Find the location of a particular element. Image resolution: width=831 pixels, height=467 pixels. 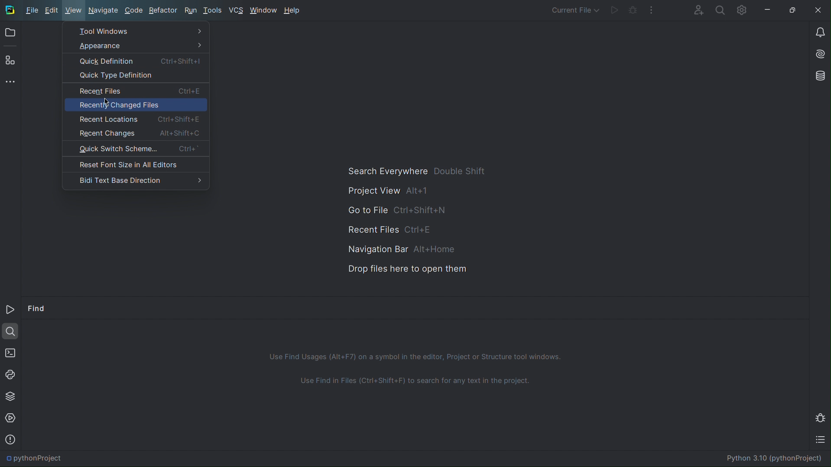

Window is located at coordinates (263, 11).